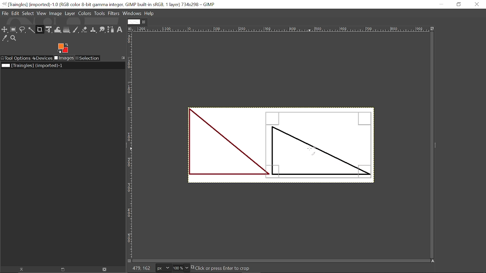 This screenshot has height=273, width=486. Describe the element at coordinates (14, 38) in the screenshot. I see `Zoom took` at that location.